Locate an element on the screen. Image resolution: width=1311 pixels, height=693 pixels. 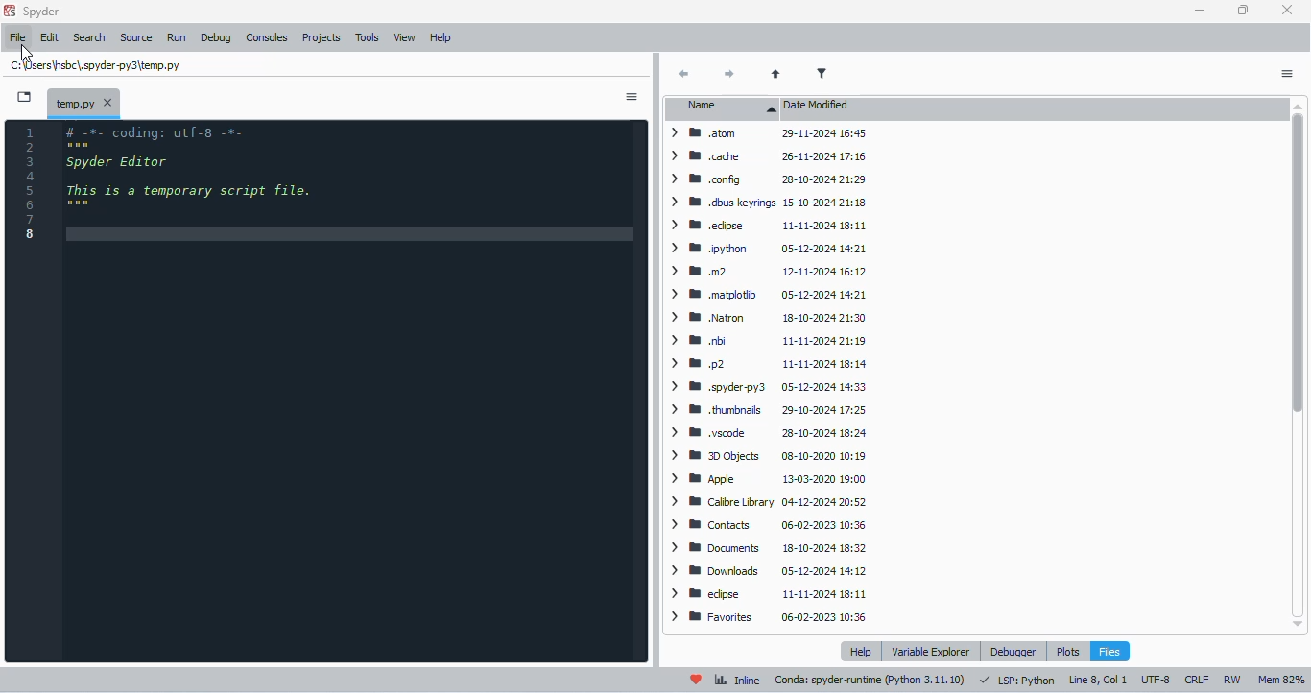
CRLF is located at coordinates (1197, 680).